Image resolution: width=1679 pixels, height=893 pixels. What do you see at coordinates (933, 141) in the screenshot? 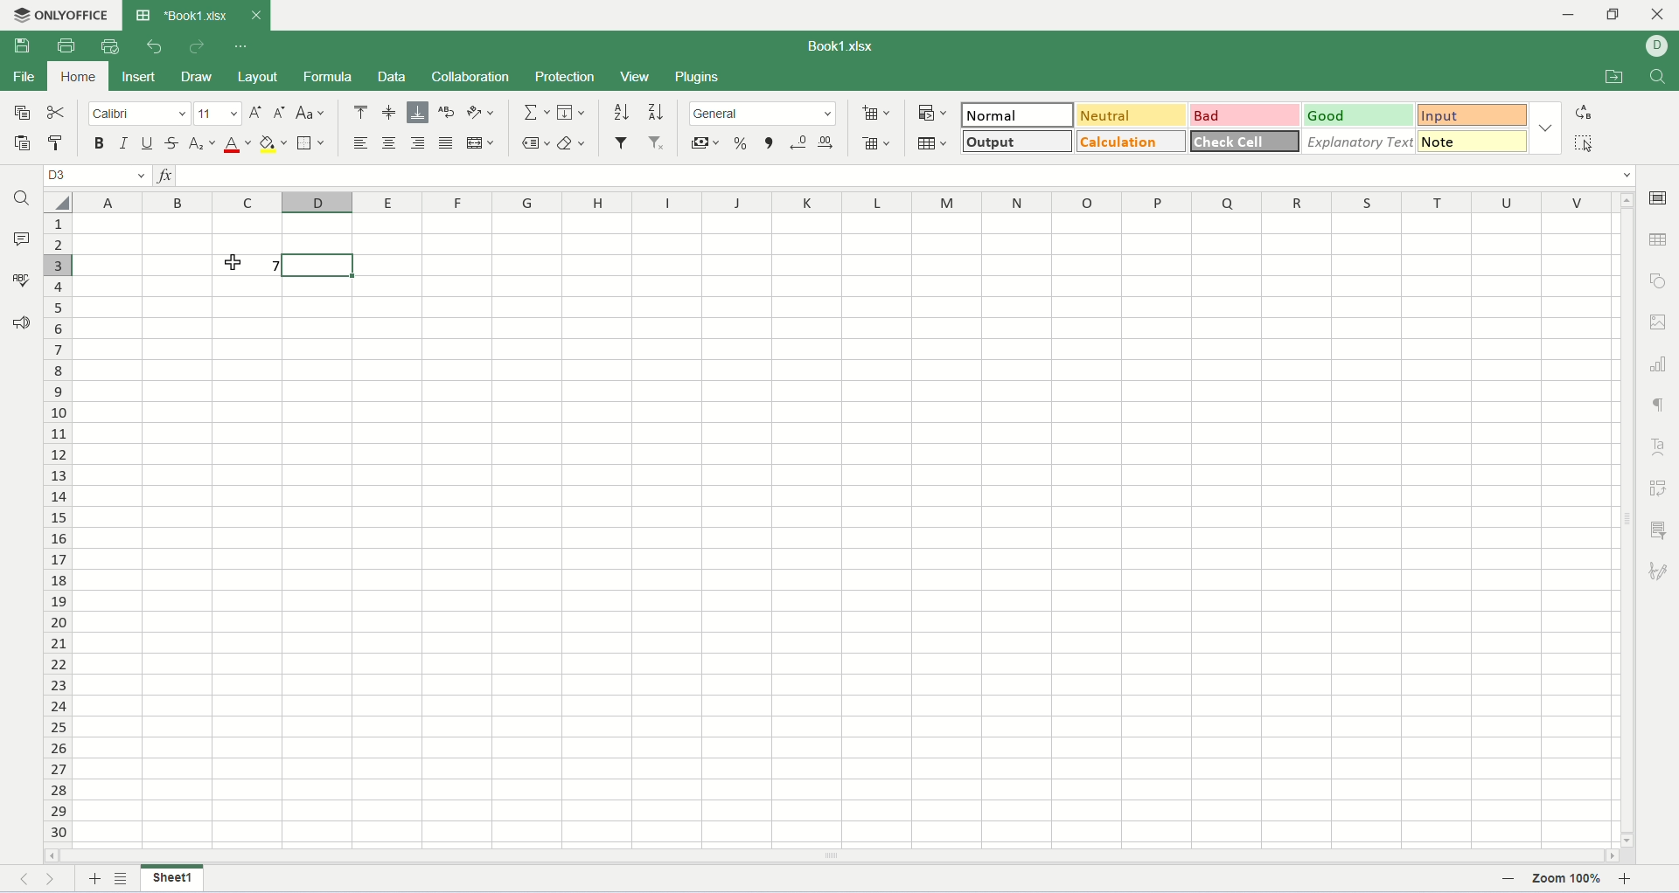
I see `table` at bounding box center [933, 141].